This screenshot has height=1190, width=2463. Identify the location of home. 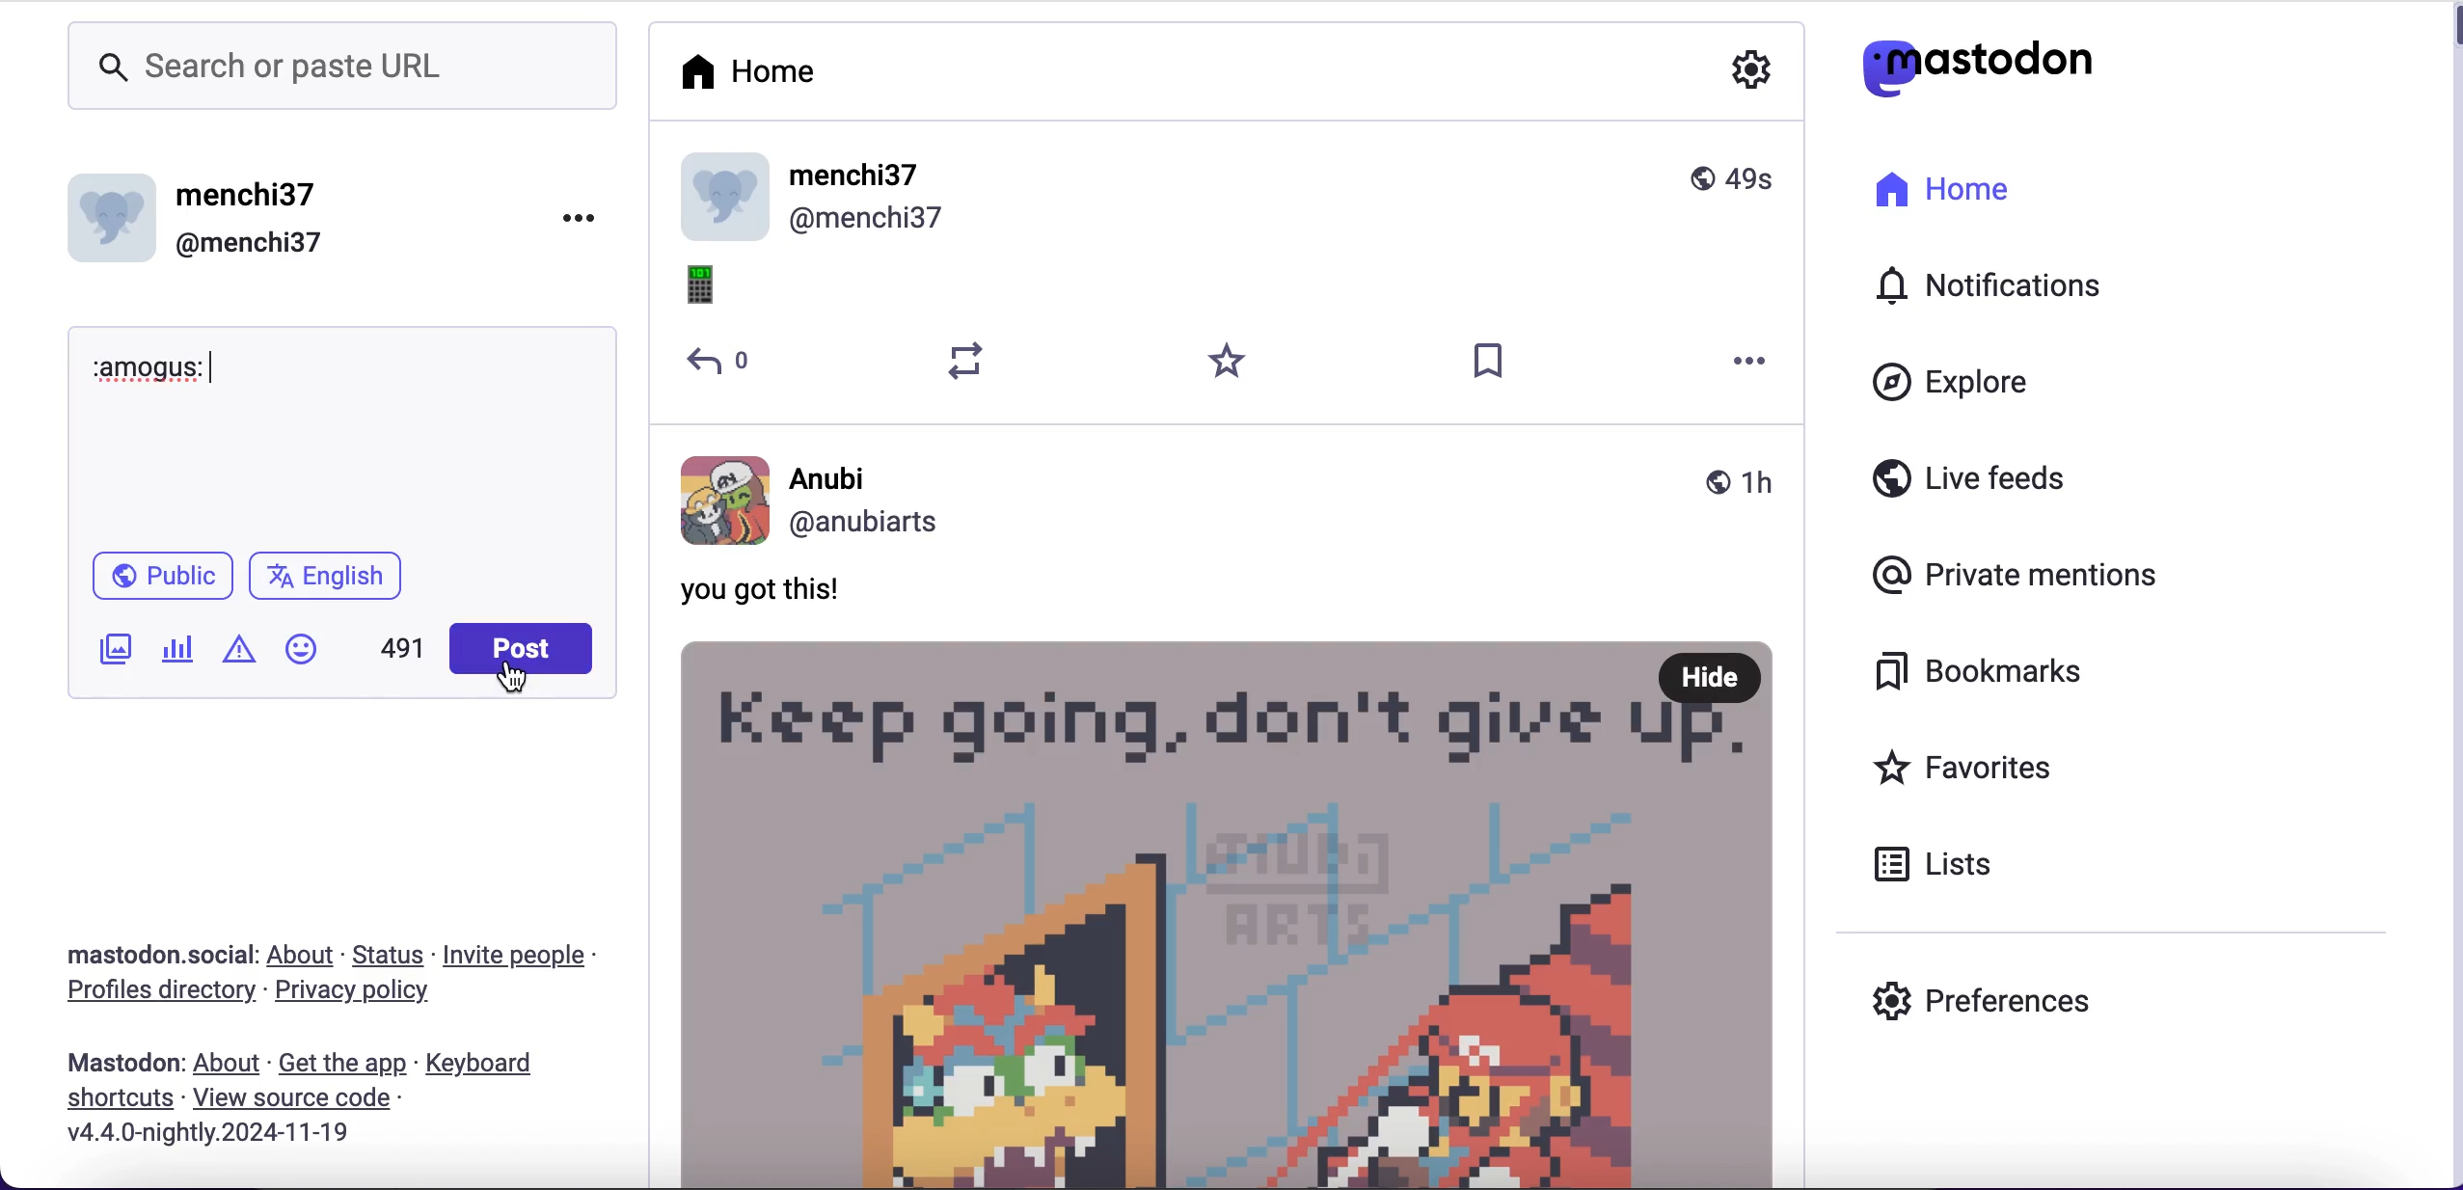
(1938, 202).